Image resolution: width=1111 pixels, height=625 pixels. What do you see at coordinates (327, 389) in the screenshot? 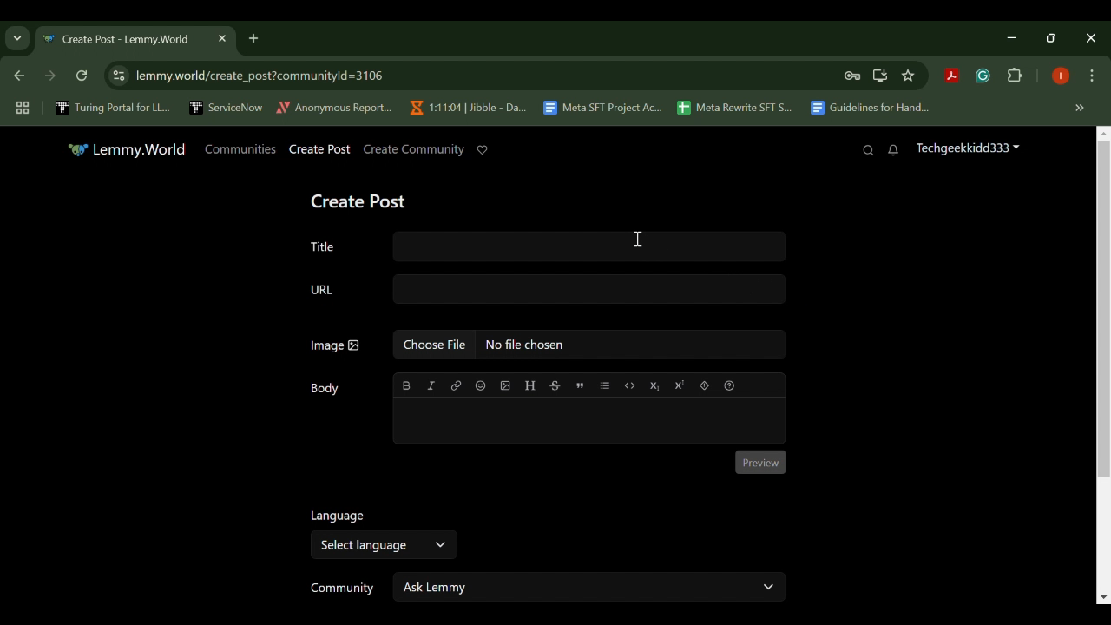
I see `Body` at bounding box center [327, 389].